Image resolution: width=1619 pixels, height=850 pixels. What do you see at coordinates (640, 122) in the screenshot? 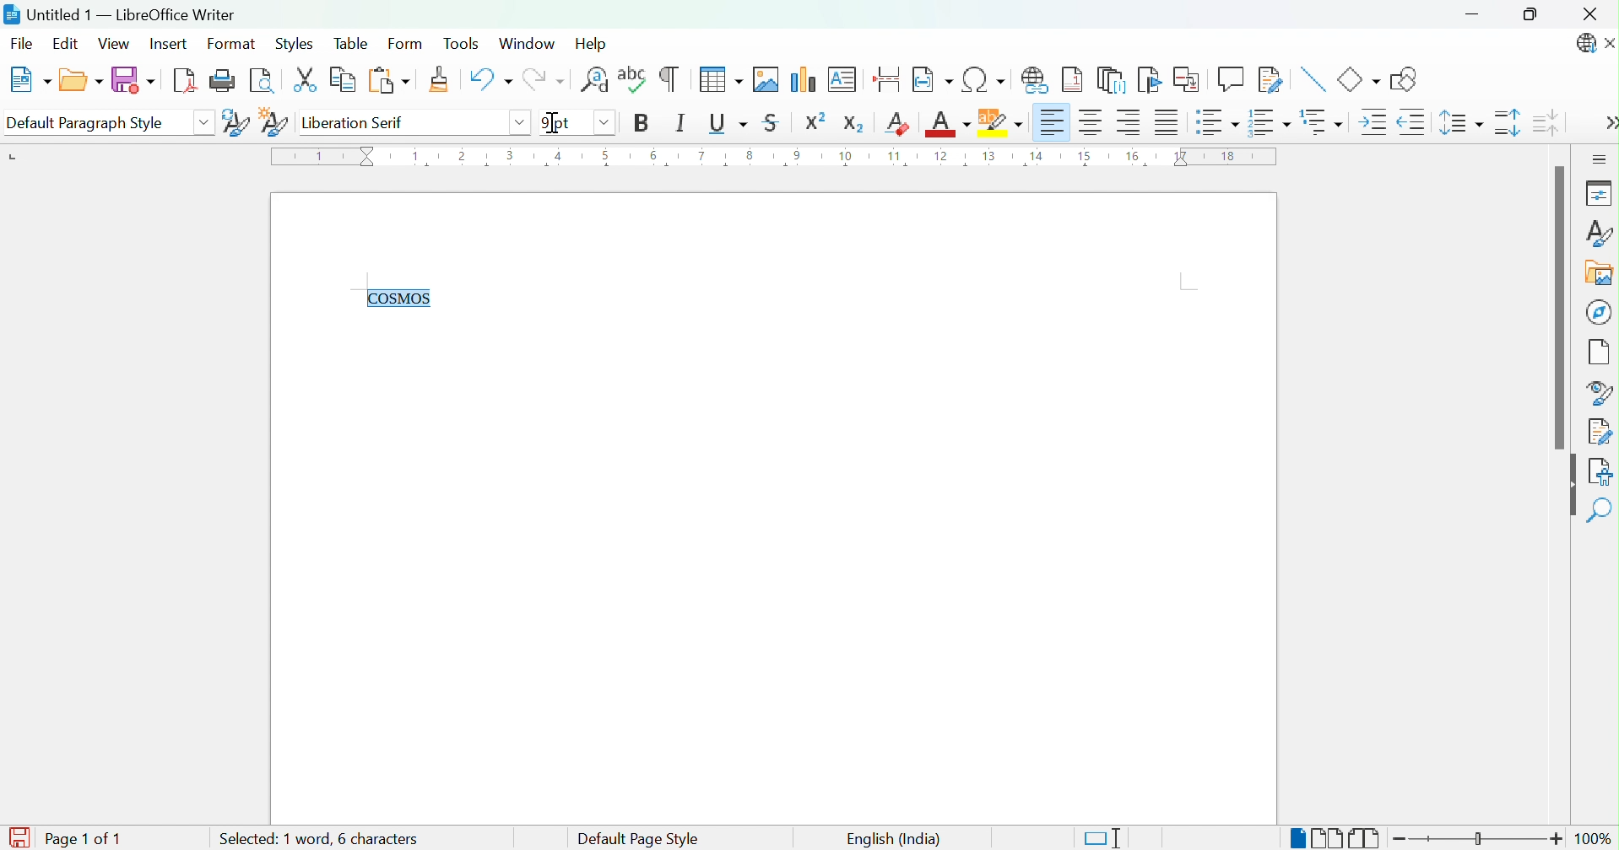
I see `Bold` at bounding box center [640, 122].